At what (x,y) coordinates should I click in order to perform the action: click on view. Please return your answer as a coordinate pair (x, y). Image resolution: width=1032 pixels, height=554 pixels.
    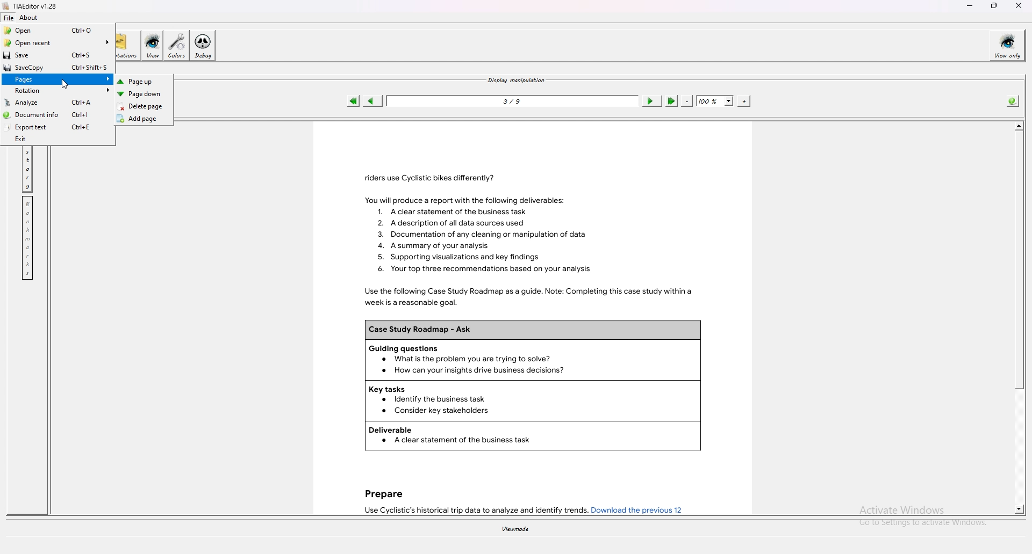
    Looking at the image, I should click on (152, 46).